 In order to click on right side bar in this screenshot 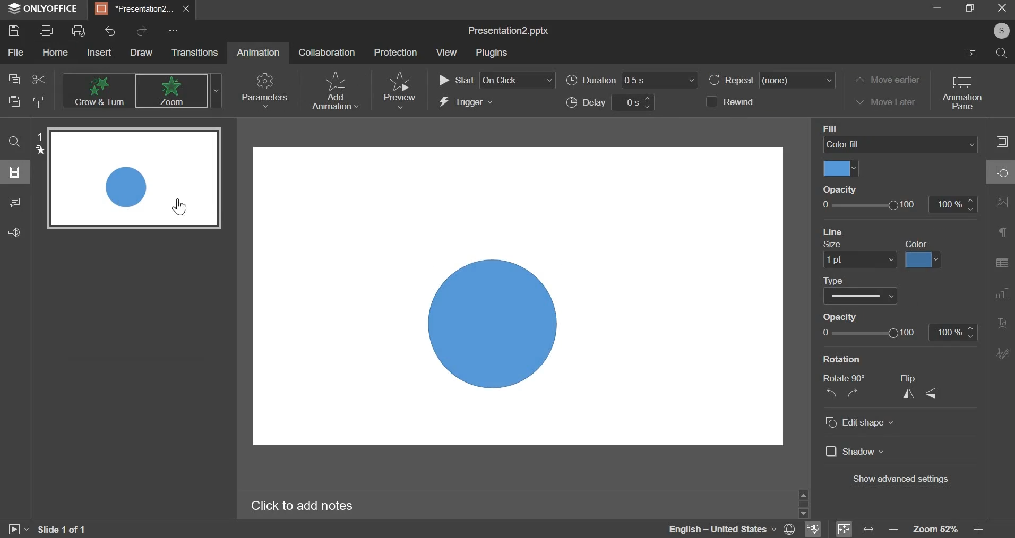, I will do `click(1000, 247)`.